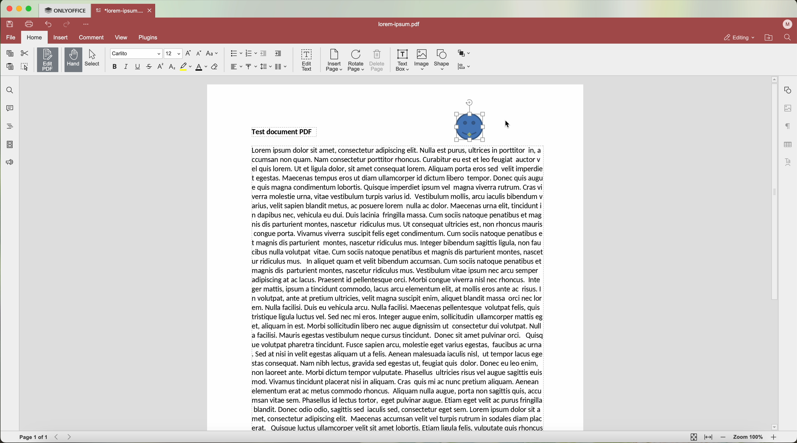 The image size is (797, 443). Describe the element at coordinates (422, 60) in the screenshot. I see `image` at that location.